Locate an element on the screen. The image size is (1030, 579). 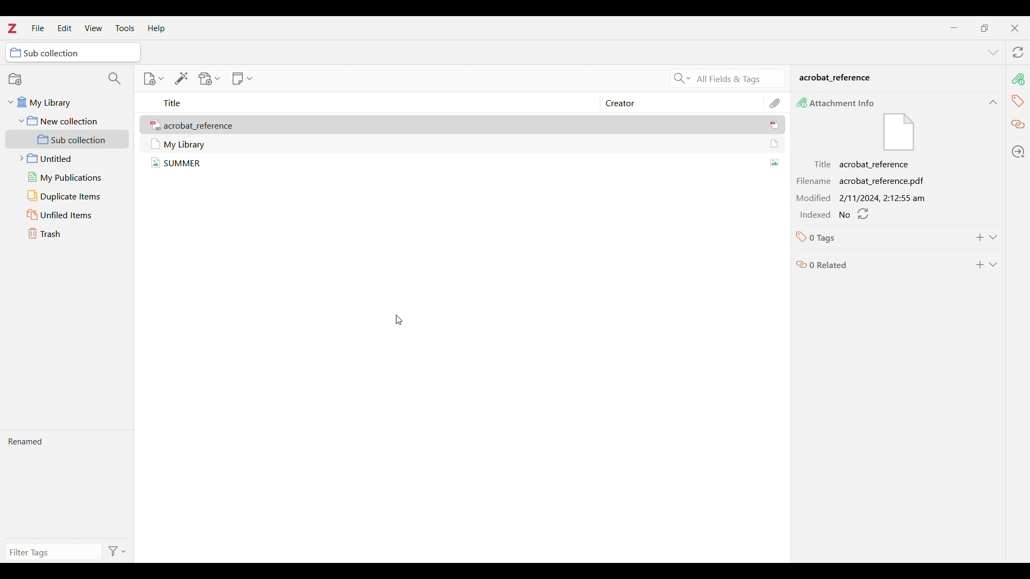
Untitled folder is located at coordinates (70, 159).